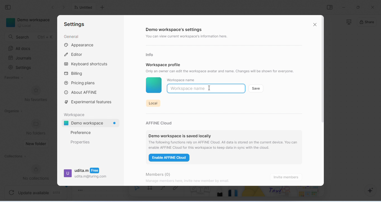 The image size is (381, 202). Describe the element at coordinates (74, 25) in the screenshot. I see `settings` at that location.